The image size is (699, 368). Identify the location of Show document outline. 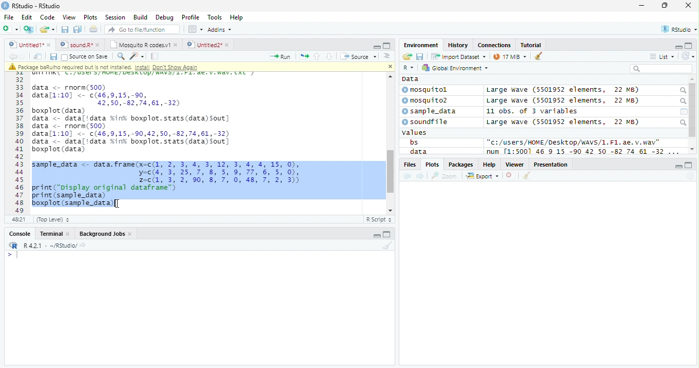
(386, 56).